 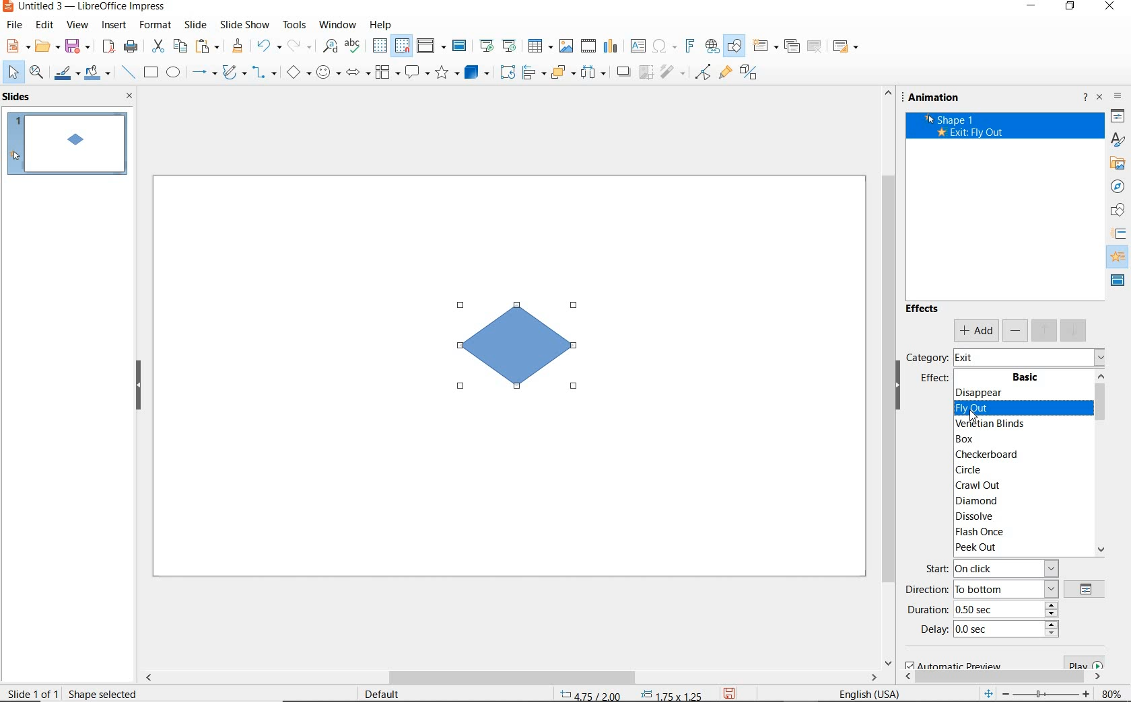 What do you see at coordinates (396, 693) in the screenshot?
I see `default` at bounding box center [396, 693].